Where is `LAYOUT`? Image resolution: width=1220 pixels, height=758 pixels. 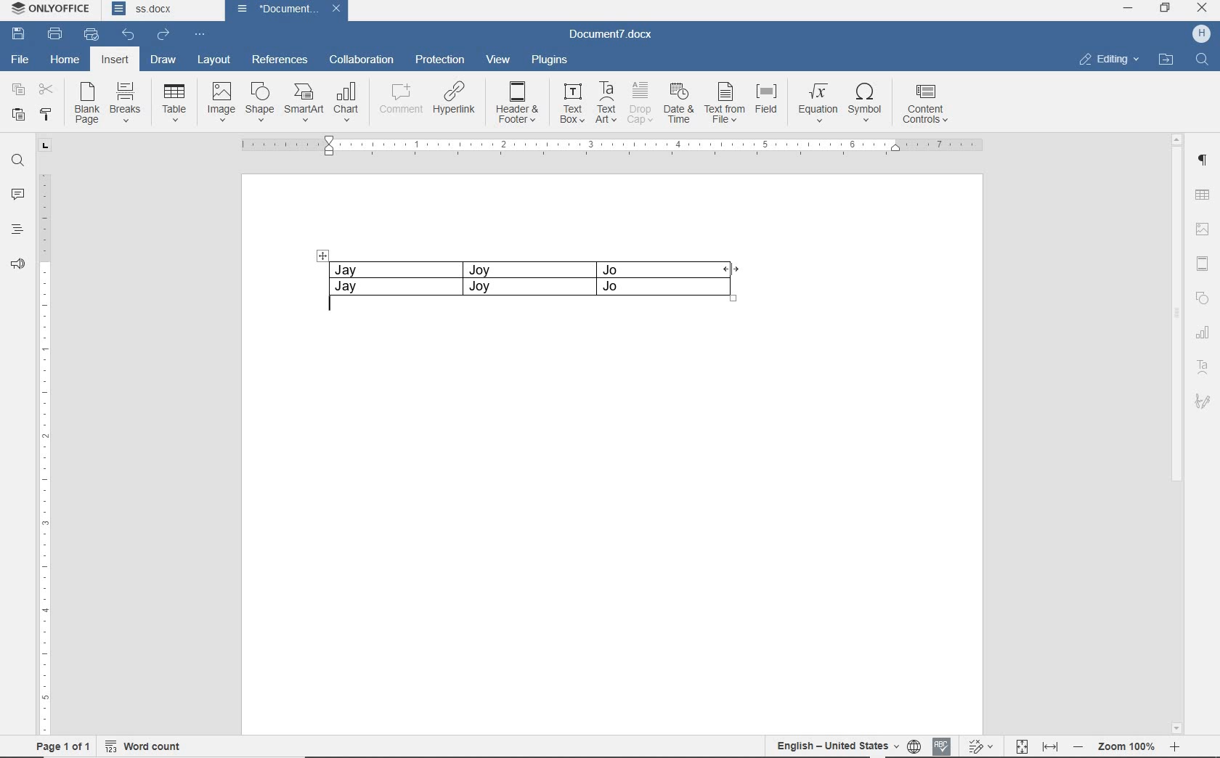
LAYOUT is located at coordinates (214, 60).